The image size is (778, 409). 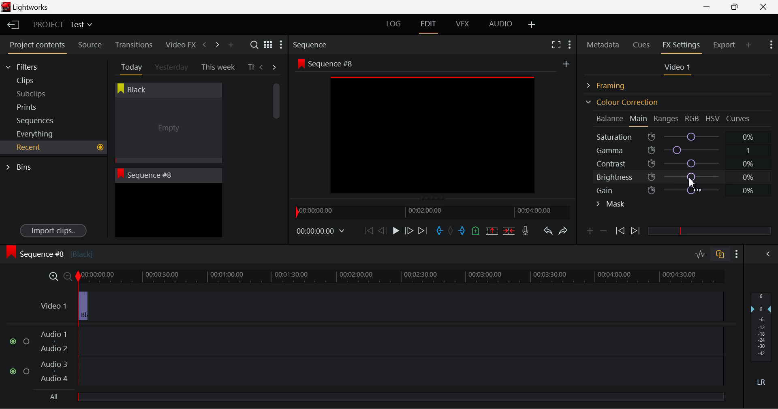 I want to click on Mark Cue, so click(x=475, y=231).